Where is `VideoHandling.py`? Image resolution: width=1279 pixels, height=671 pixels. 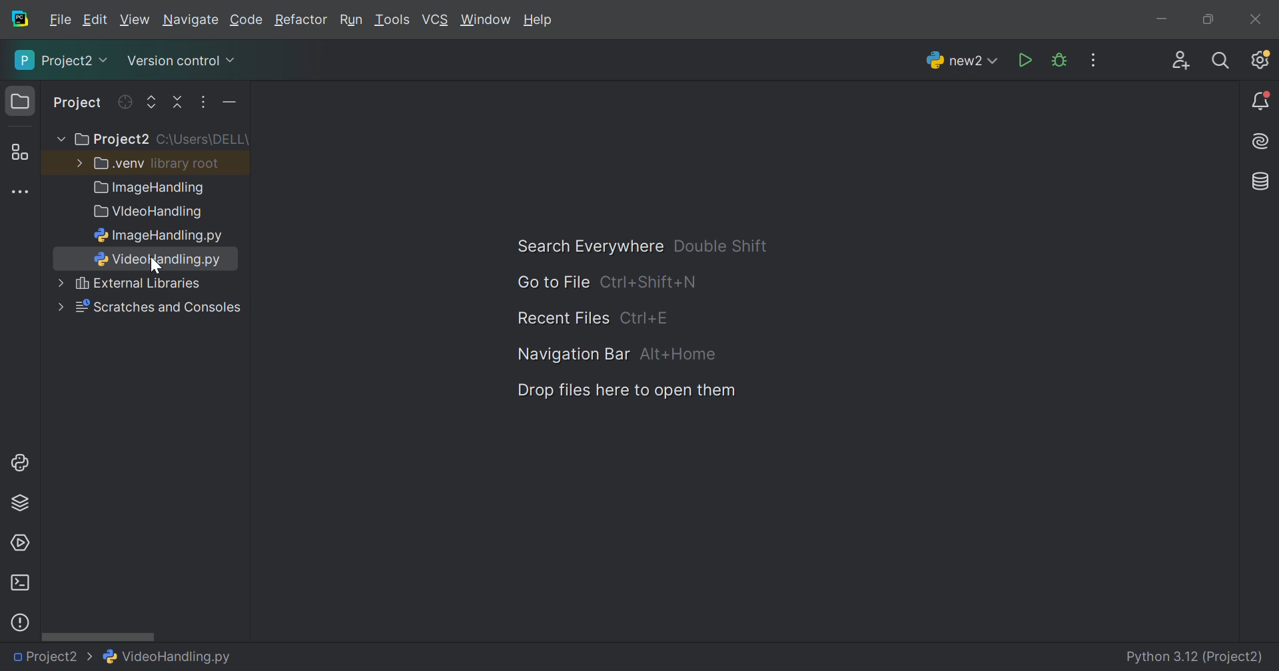 VideoHandling.py is located at coordinates (156, 260).